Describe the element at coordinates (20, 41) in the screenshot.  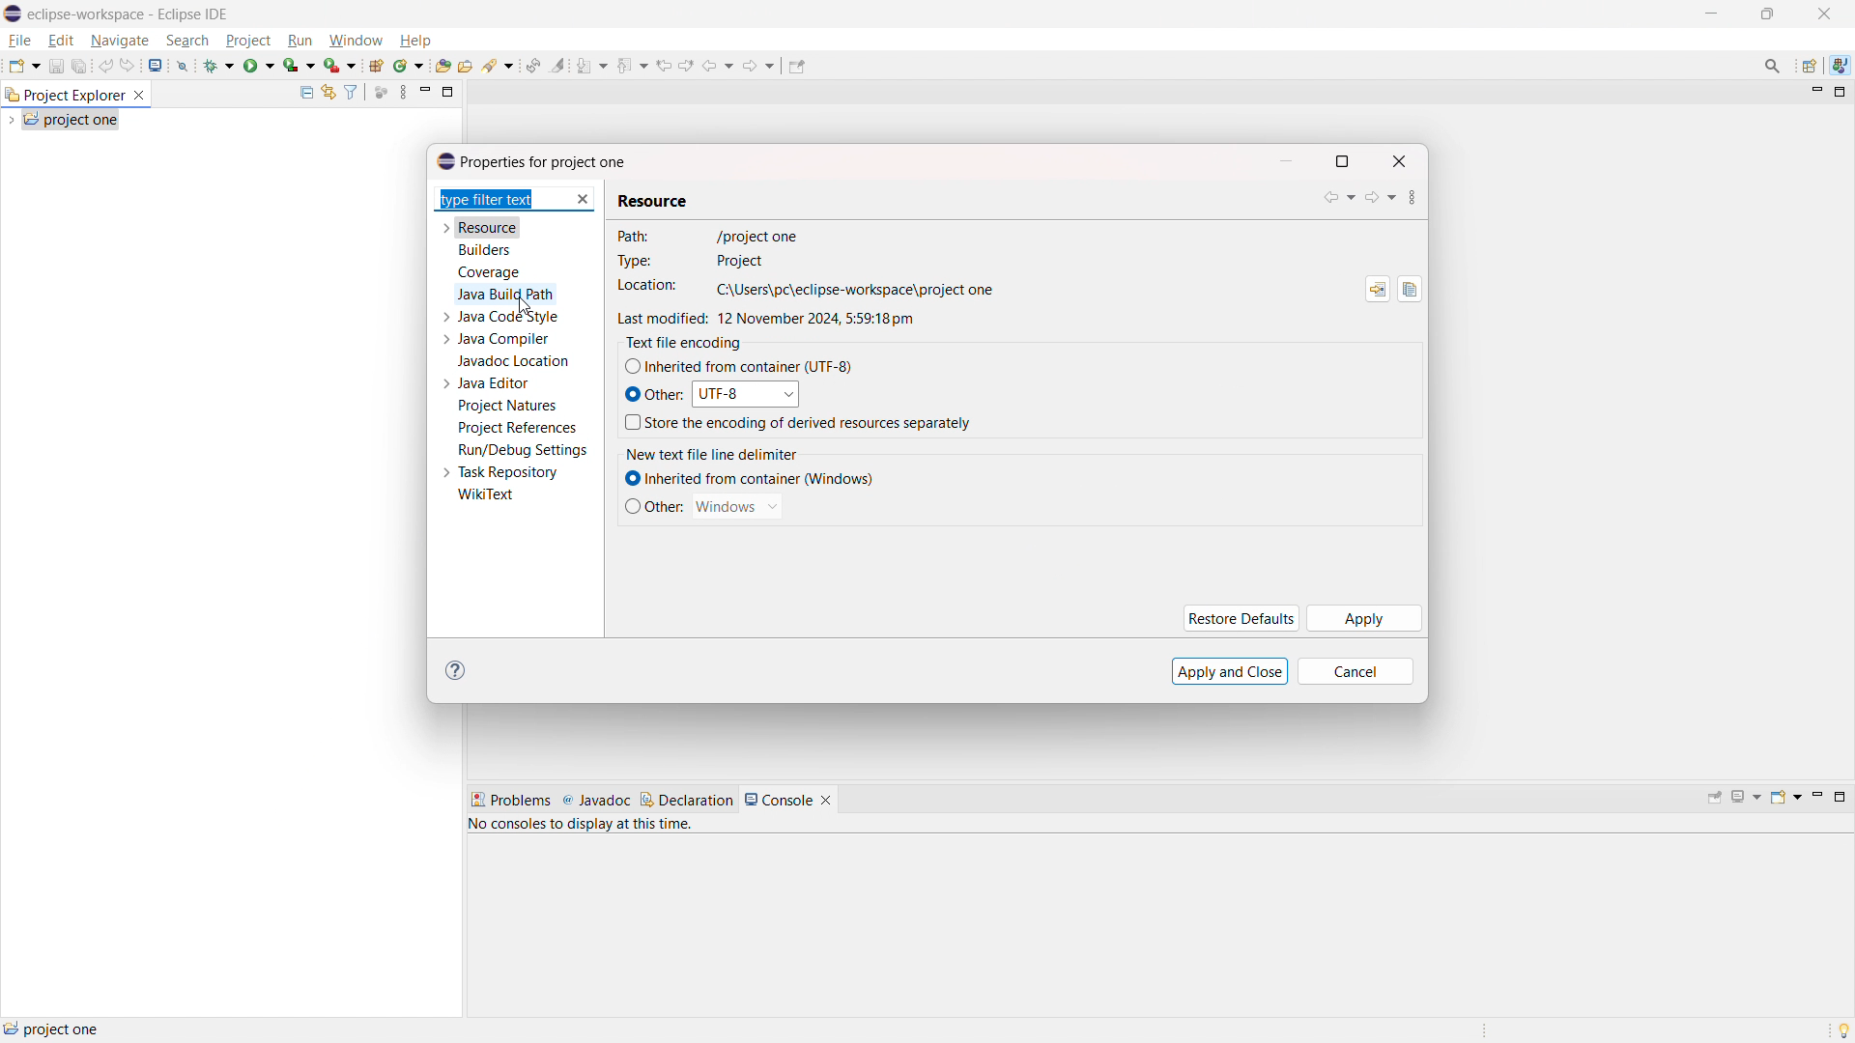
I see `file` at that location.